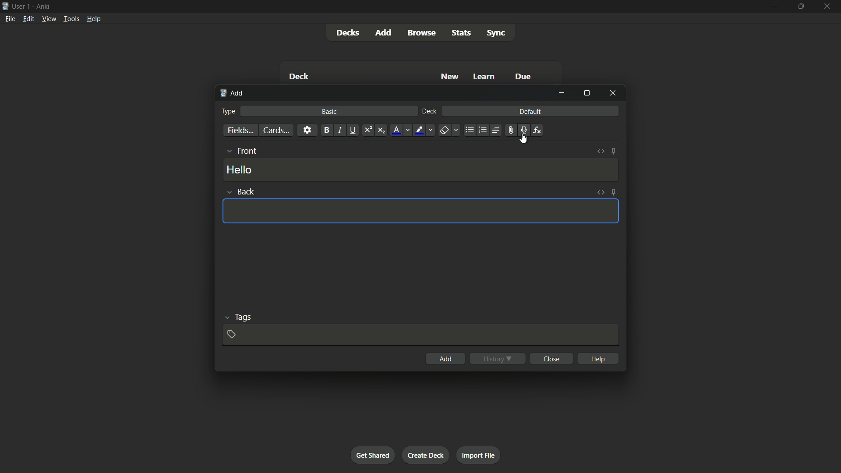 The width and height of the screenshot is (841, 473). I want to click on get shared, so click(372, 455).